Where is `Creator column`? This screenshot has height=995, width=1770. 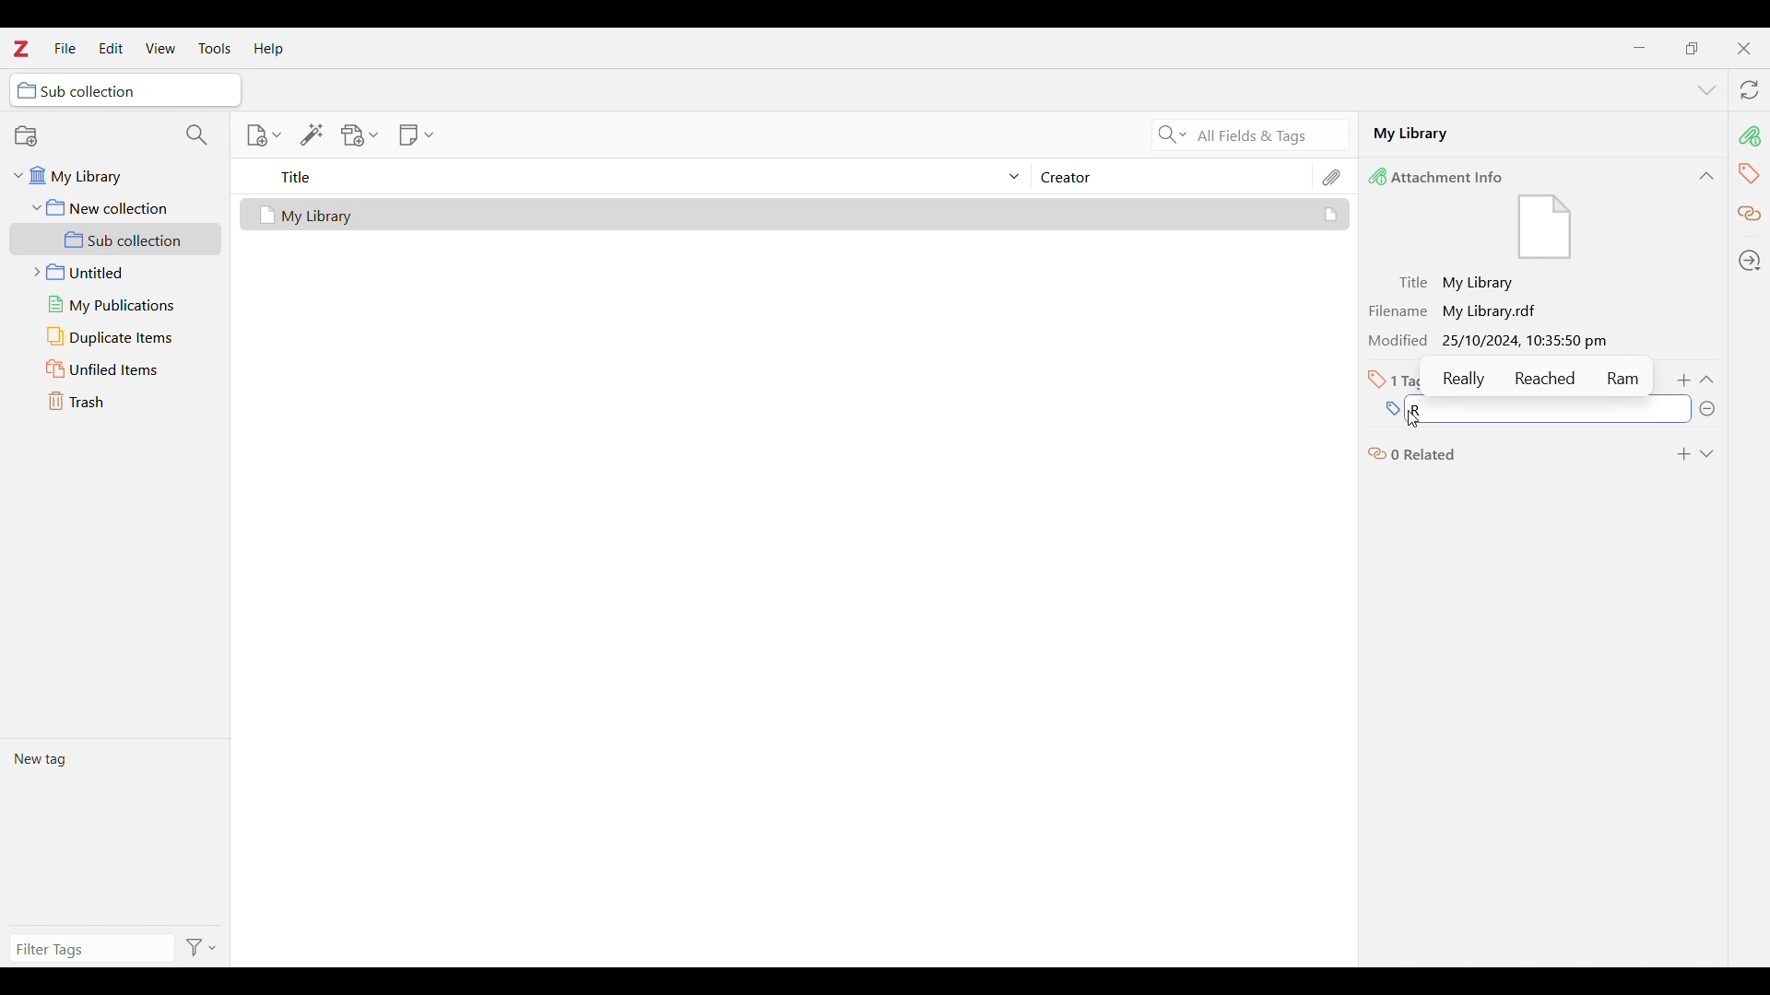 Creator column is located at coordinates (1171, 176).